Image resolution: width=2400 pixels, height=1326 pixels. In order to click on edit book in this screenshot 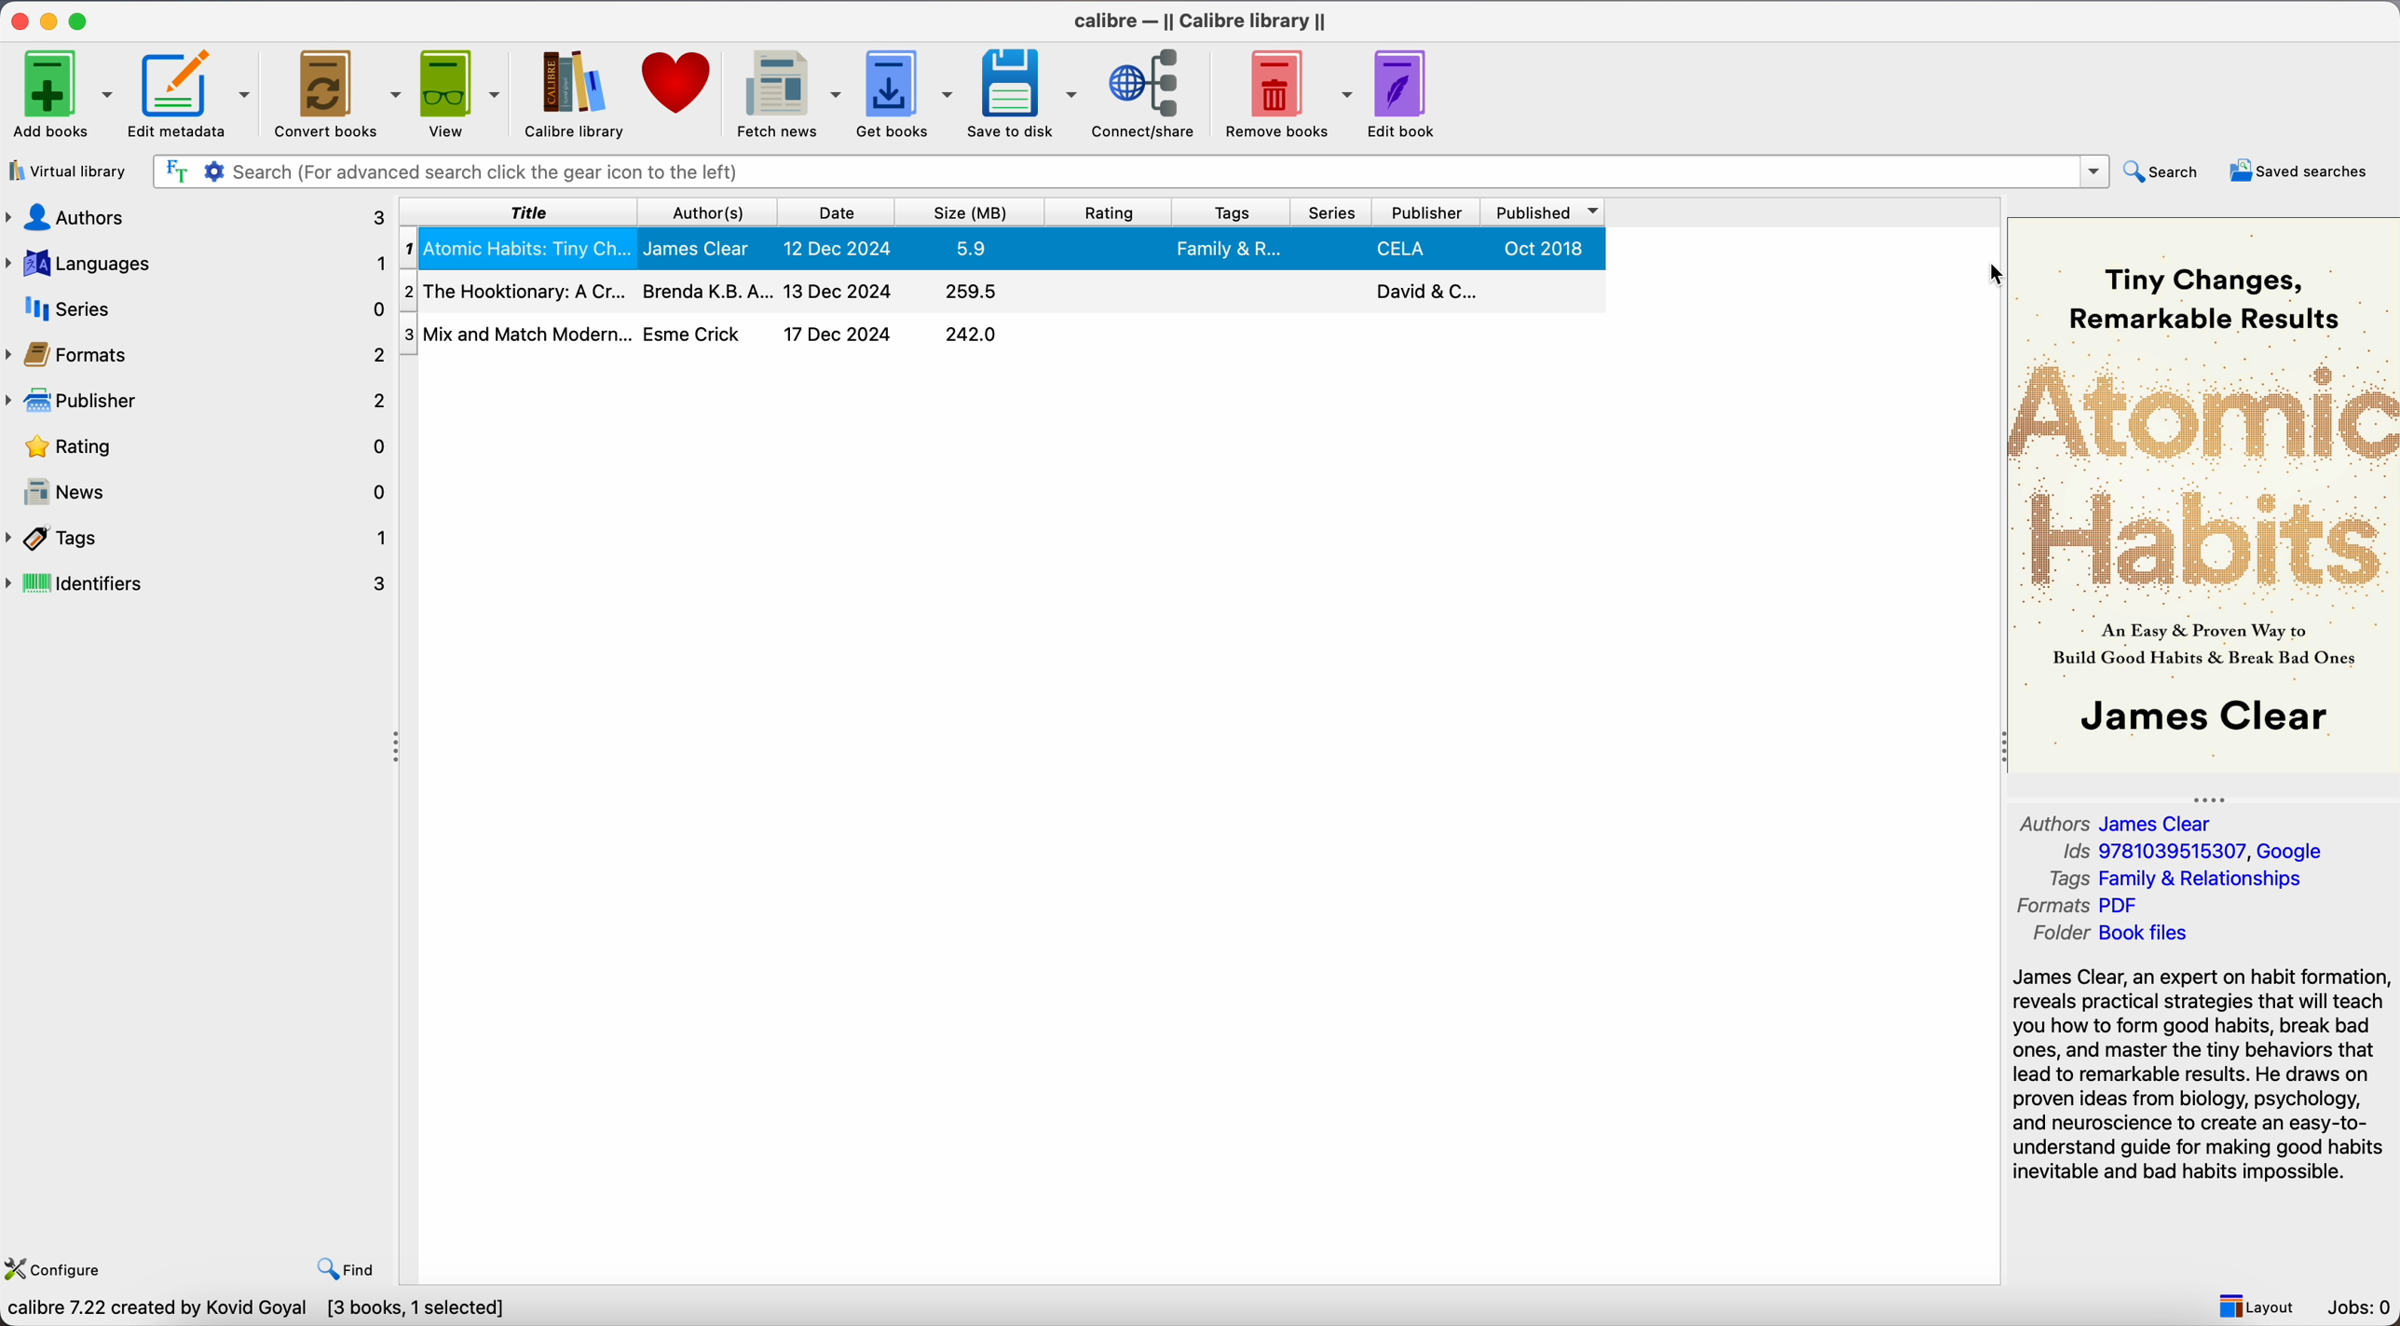, I will do `click(1404, 93)`.